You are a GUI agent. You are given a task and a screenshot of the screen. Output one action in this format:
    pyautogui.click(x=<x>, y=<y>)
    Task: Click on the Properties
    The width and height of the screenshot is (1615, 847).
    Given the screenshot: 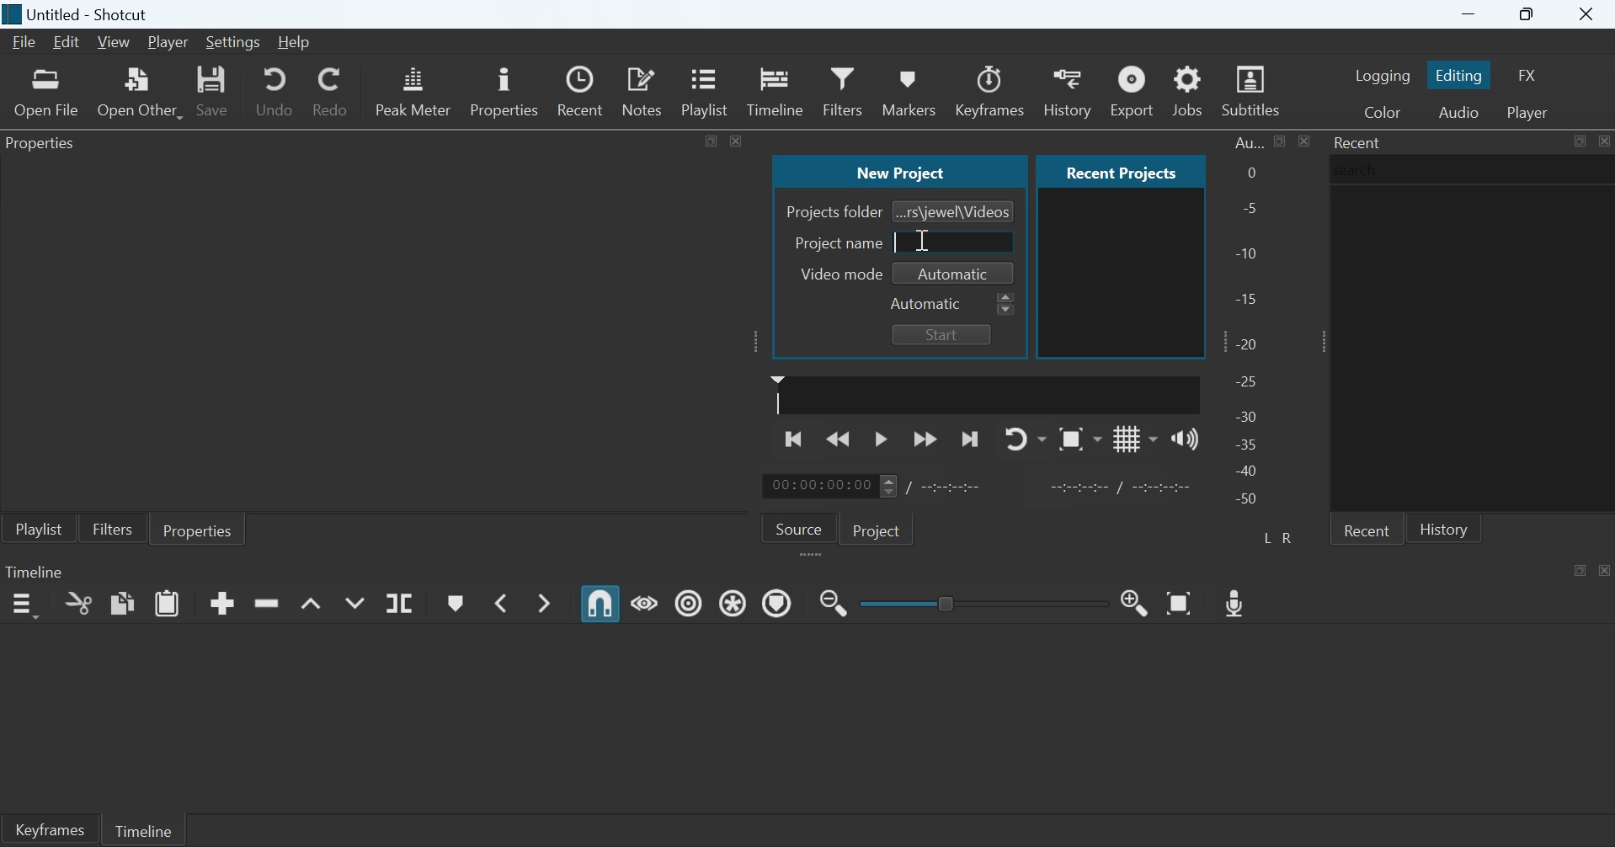 What is the action you would take?
    pyautogui.click(x=45, y=146)
    